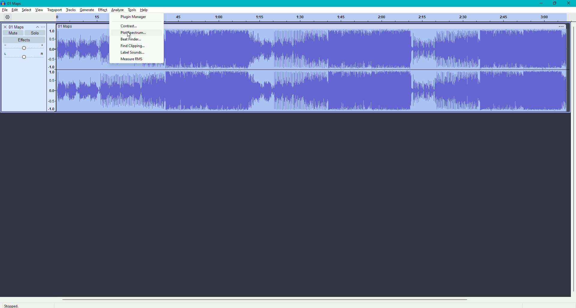  What do you see at coordinates (14, 10) in the screenshot?
I see `Edit` at bounding box center [14, 10].